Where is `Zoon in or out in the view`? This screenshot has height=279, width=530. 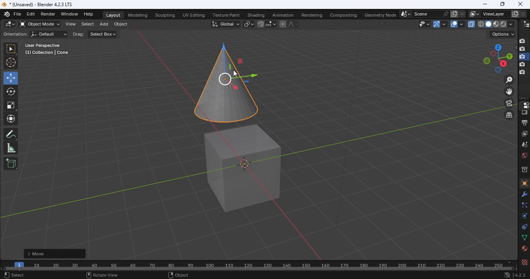
Zoon in or out in the view is located at coordinates (509, 79).